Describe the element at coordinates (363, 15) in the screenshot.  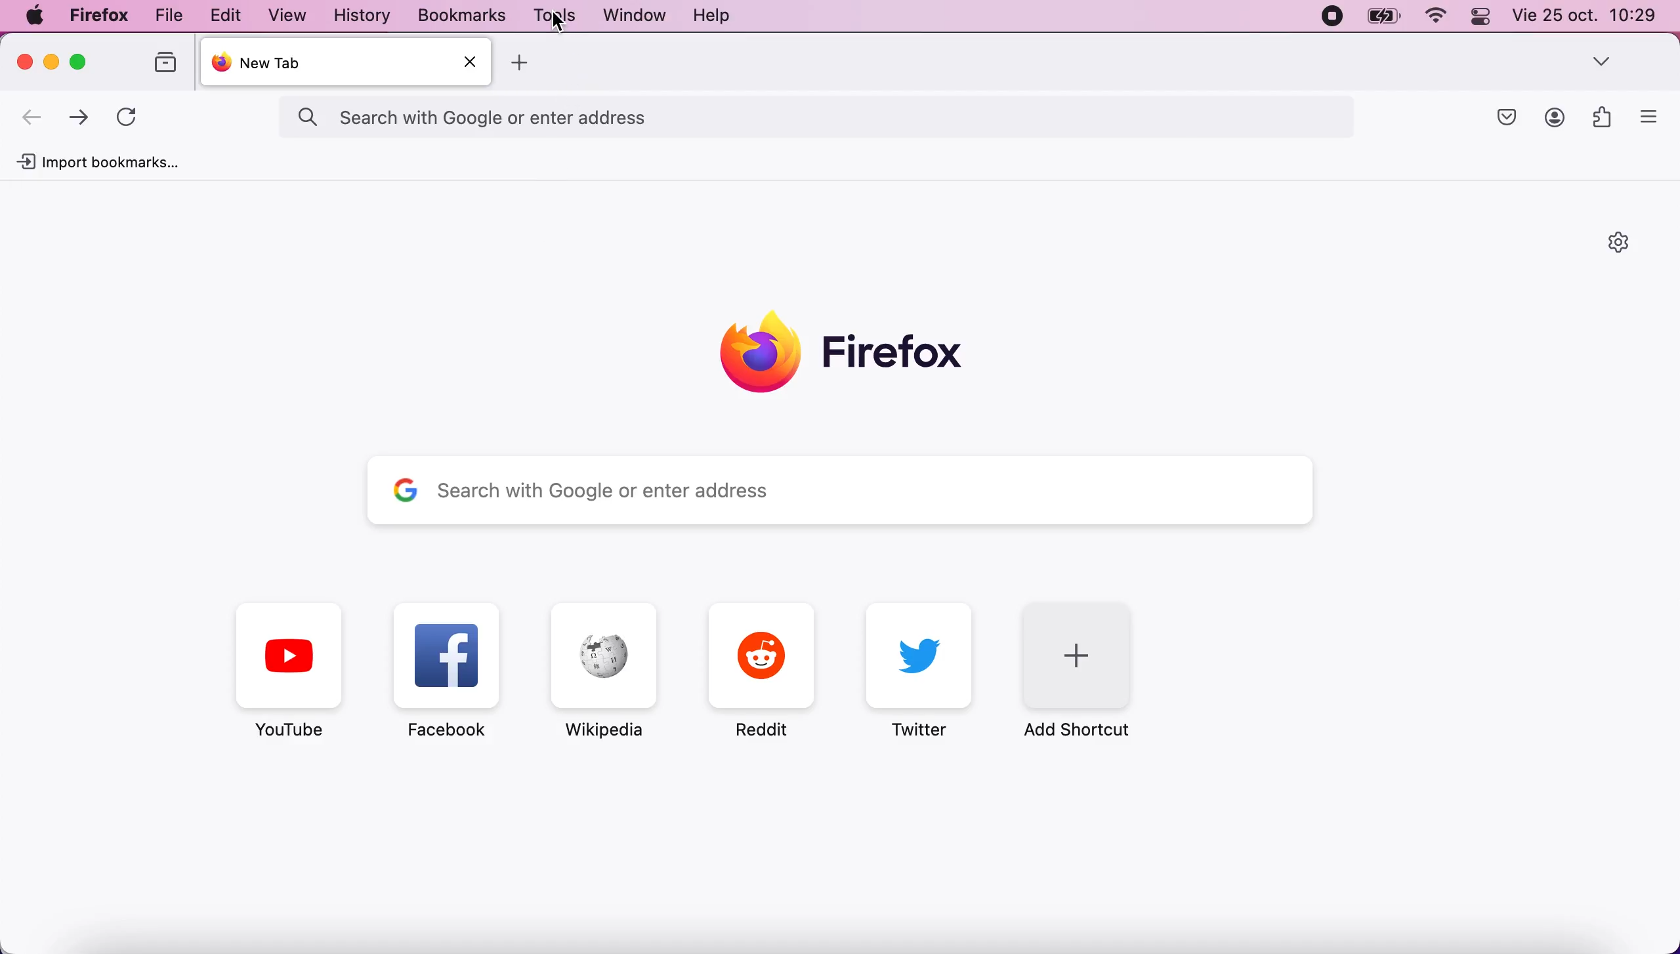
I see `History` at that location.